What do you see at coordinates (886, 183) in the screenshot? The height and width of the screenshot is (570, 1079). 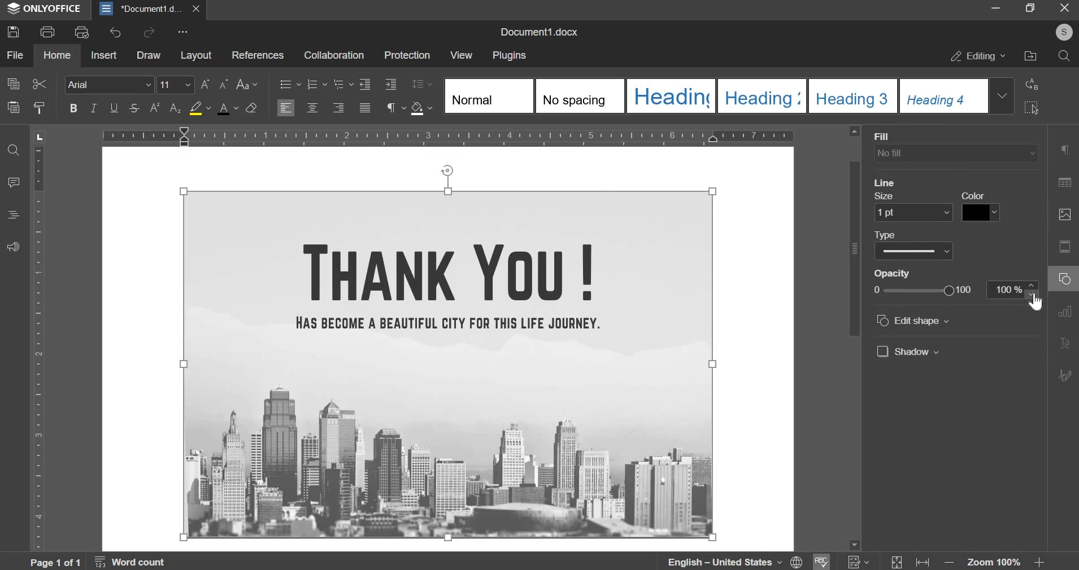 I see `line` at bounding box center [886, 183].